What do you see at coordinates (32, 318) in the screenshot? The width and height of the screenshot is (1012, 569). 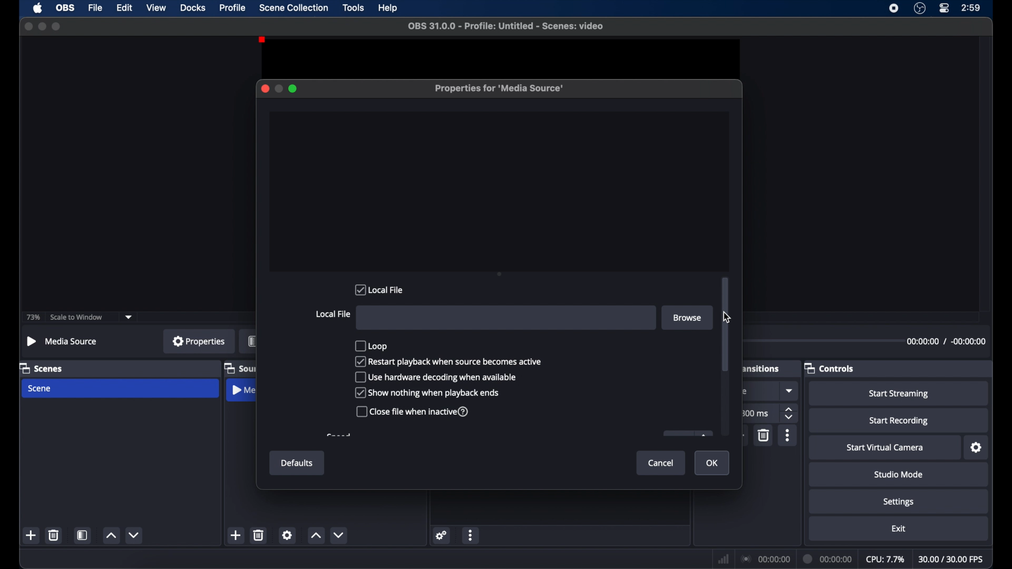 I see `73%` at bounding box center [32, 318].